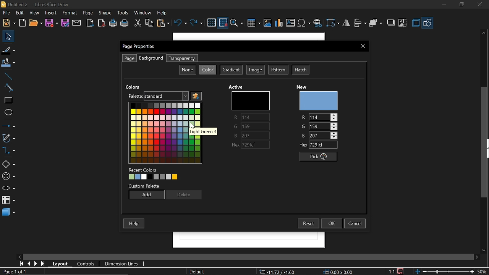  I want to click on Curves and polygons, so click(8, 139).